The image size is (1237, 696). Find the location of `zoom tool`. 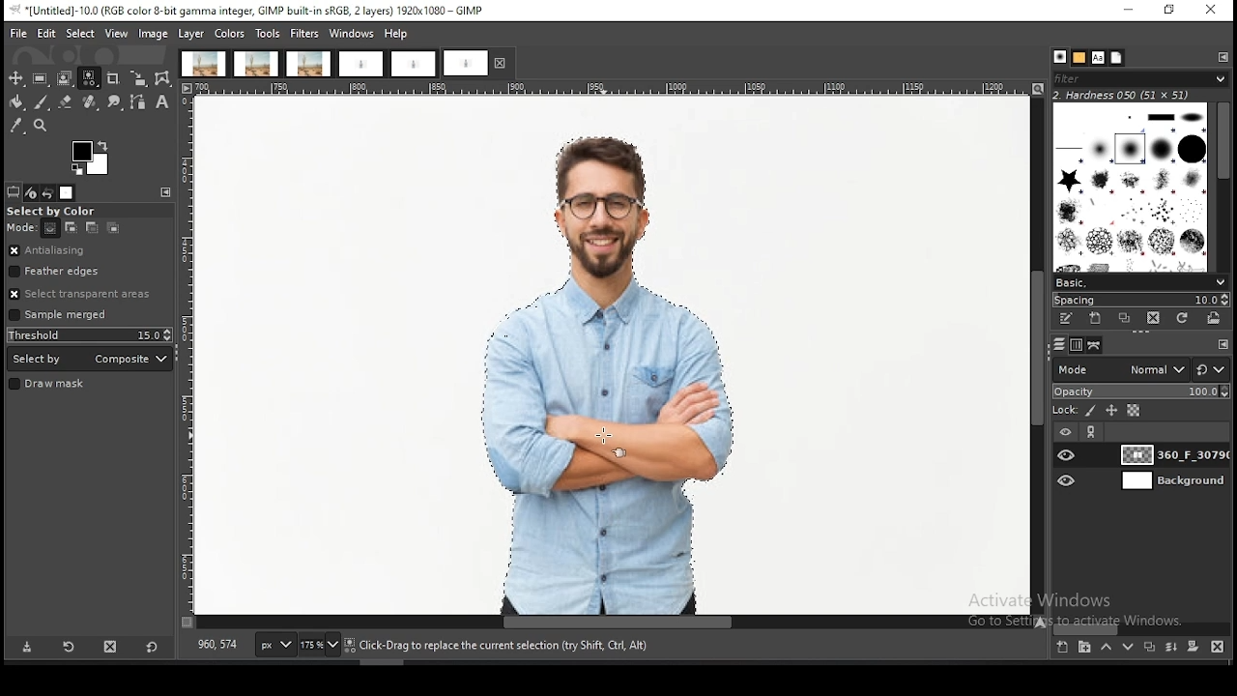

zoom tool is located at coordinates (39, 124).